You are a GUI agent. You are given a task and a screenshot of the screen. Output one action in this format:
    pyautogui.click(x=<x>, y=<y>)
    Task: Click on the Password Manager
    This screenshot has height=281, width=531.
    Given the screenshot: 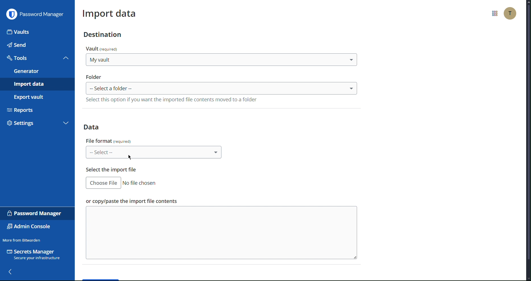 What is the action you would take?
    pyautogui.click(x=35, y=14)
    